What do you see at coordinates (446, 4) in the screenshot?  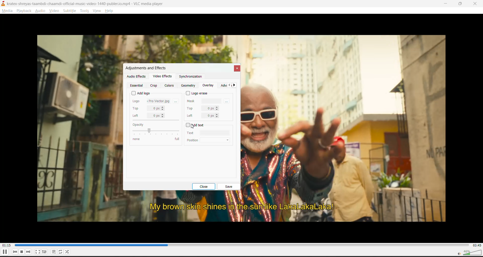 I see `minimize` at bounding box center [446, 4].